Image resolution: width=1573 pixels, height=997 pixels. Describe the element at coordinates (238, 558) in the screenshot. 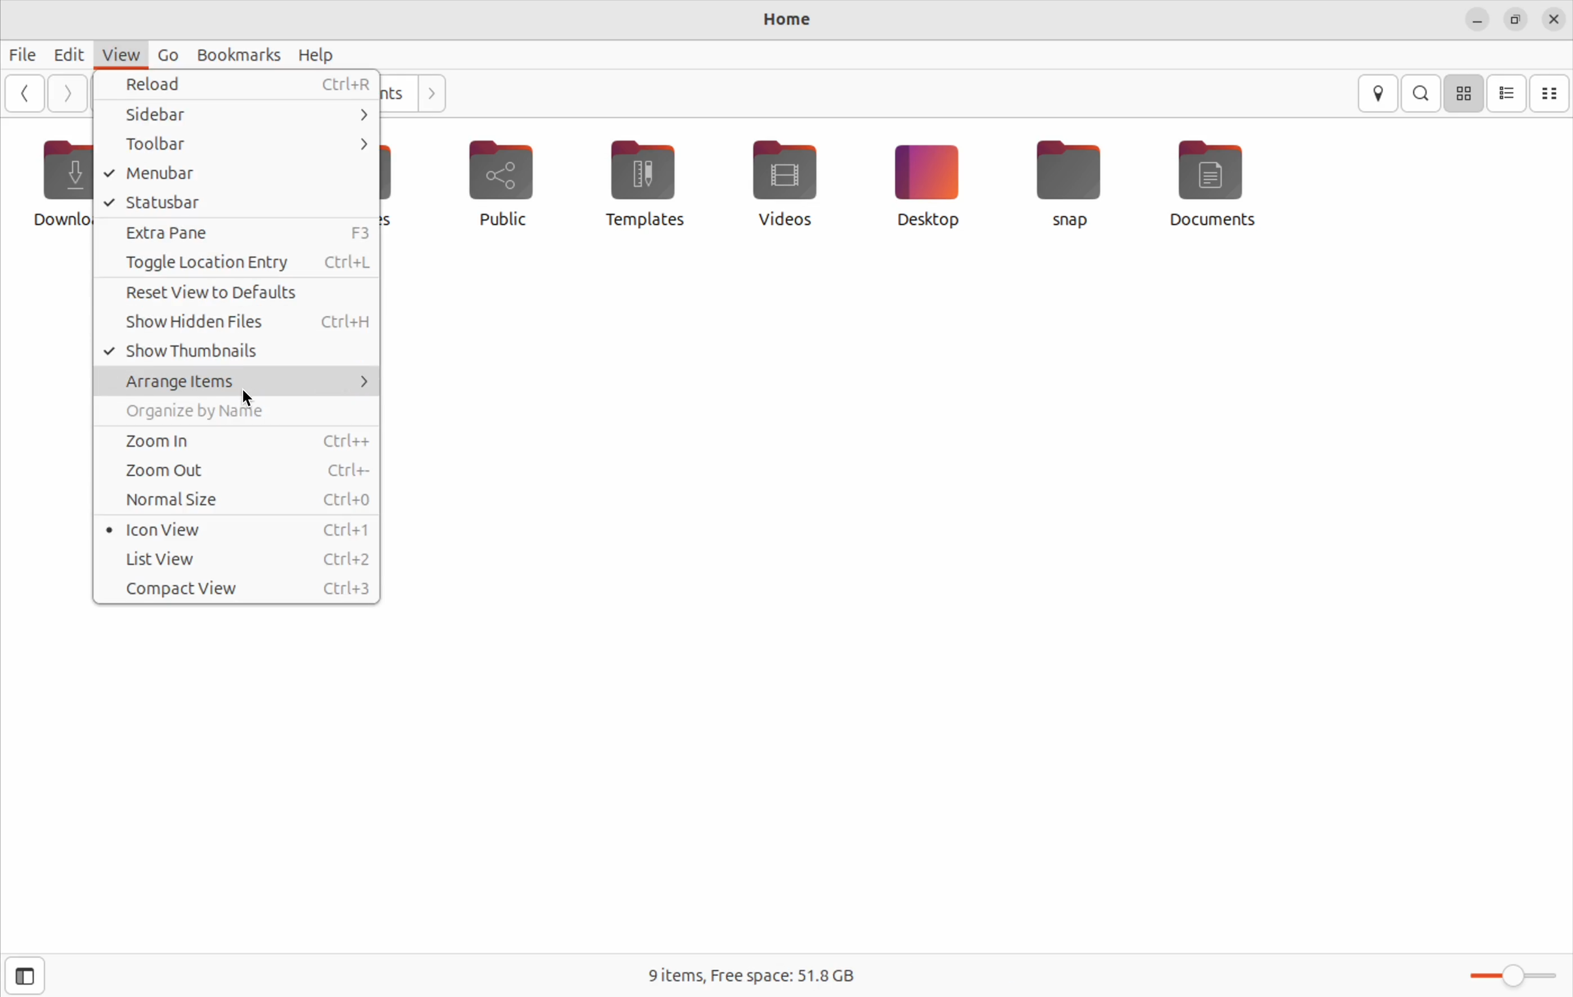

I see `list view` at that location.